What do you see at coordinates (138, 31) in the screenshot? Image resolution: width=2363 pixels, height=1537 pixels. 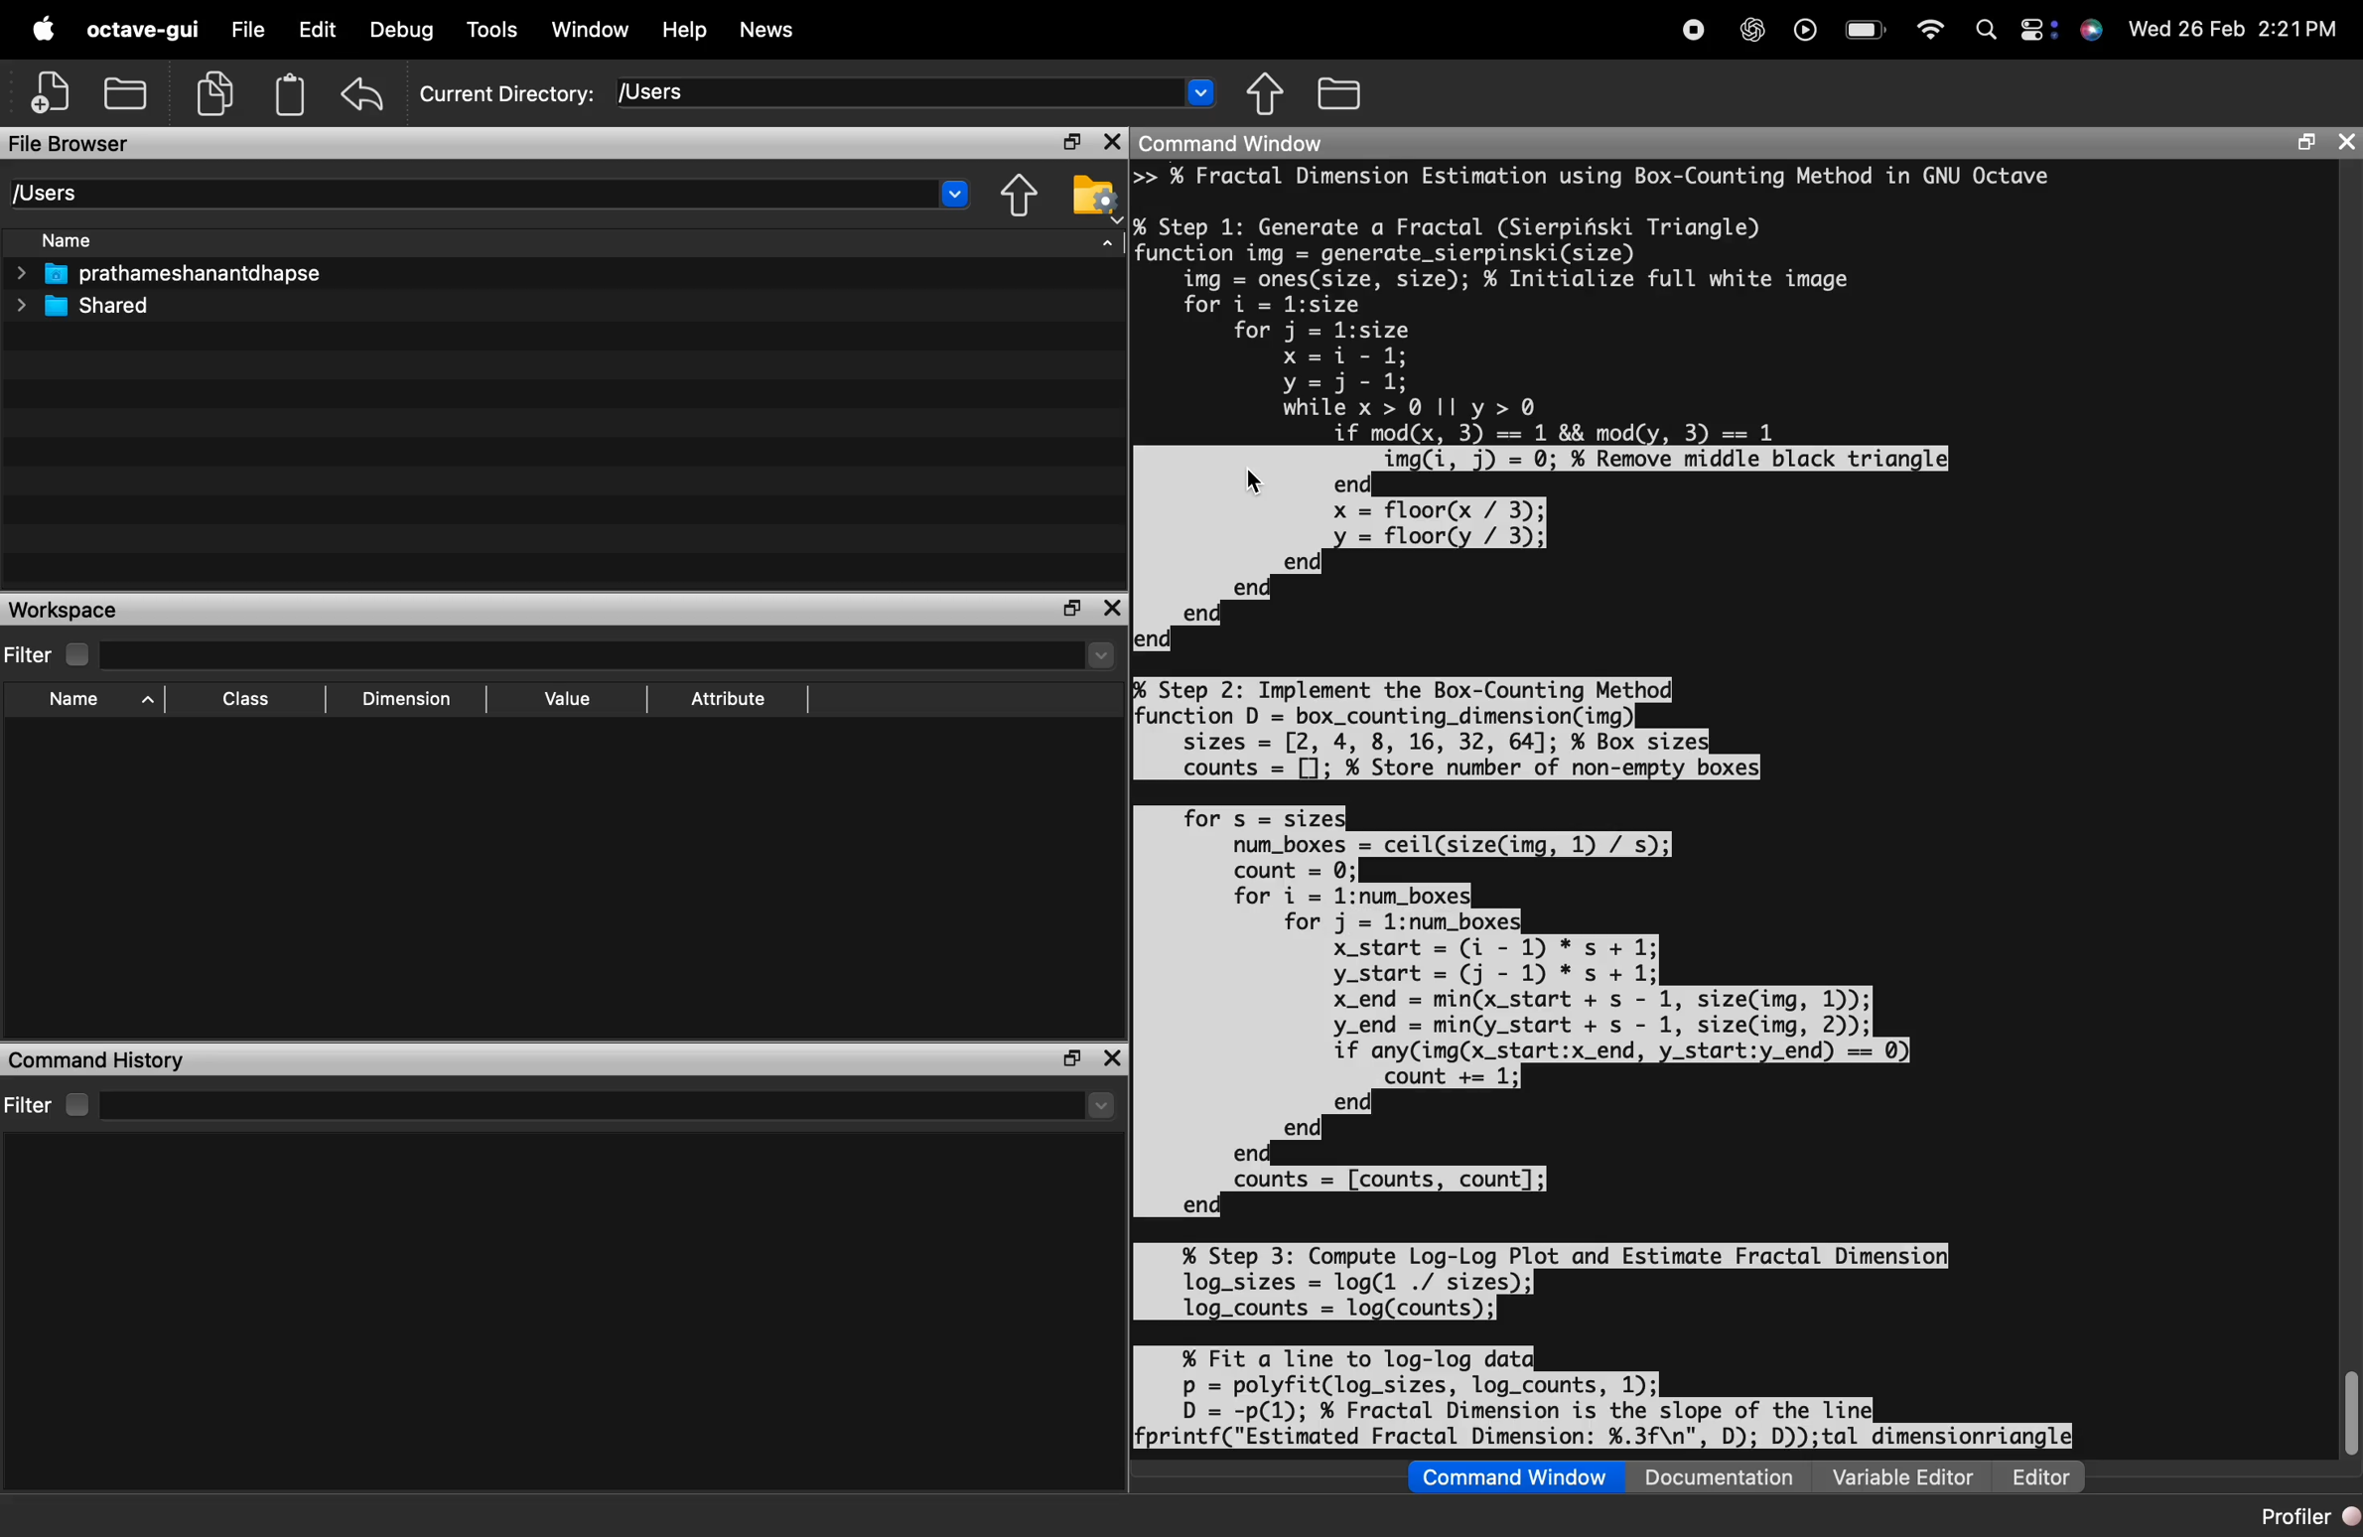 I see `octave-gui` at bounding box center [138, 31].